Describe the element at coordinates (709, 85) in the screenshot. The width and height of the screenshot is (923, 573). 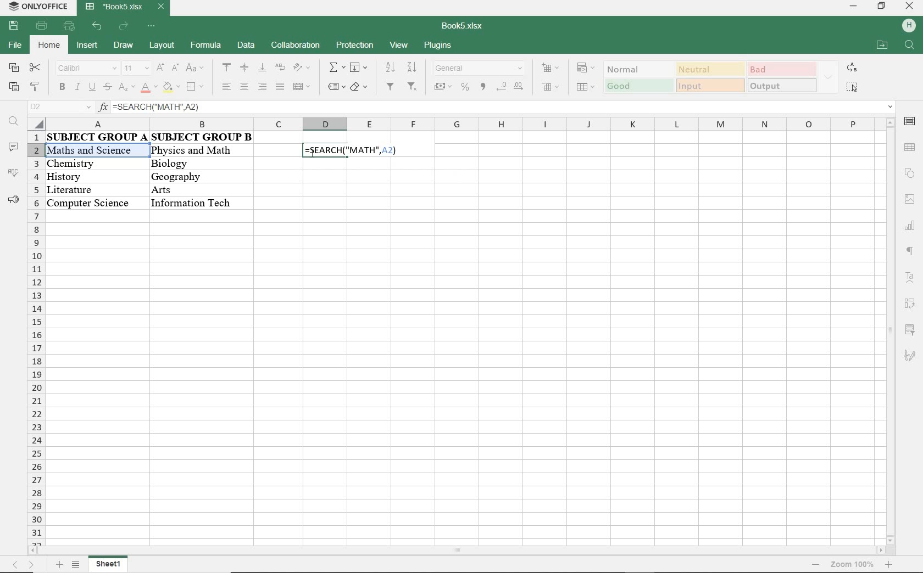
I see `input` at that location.